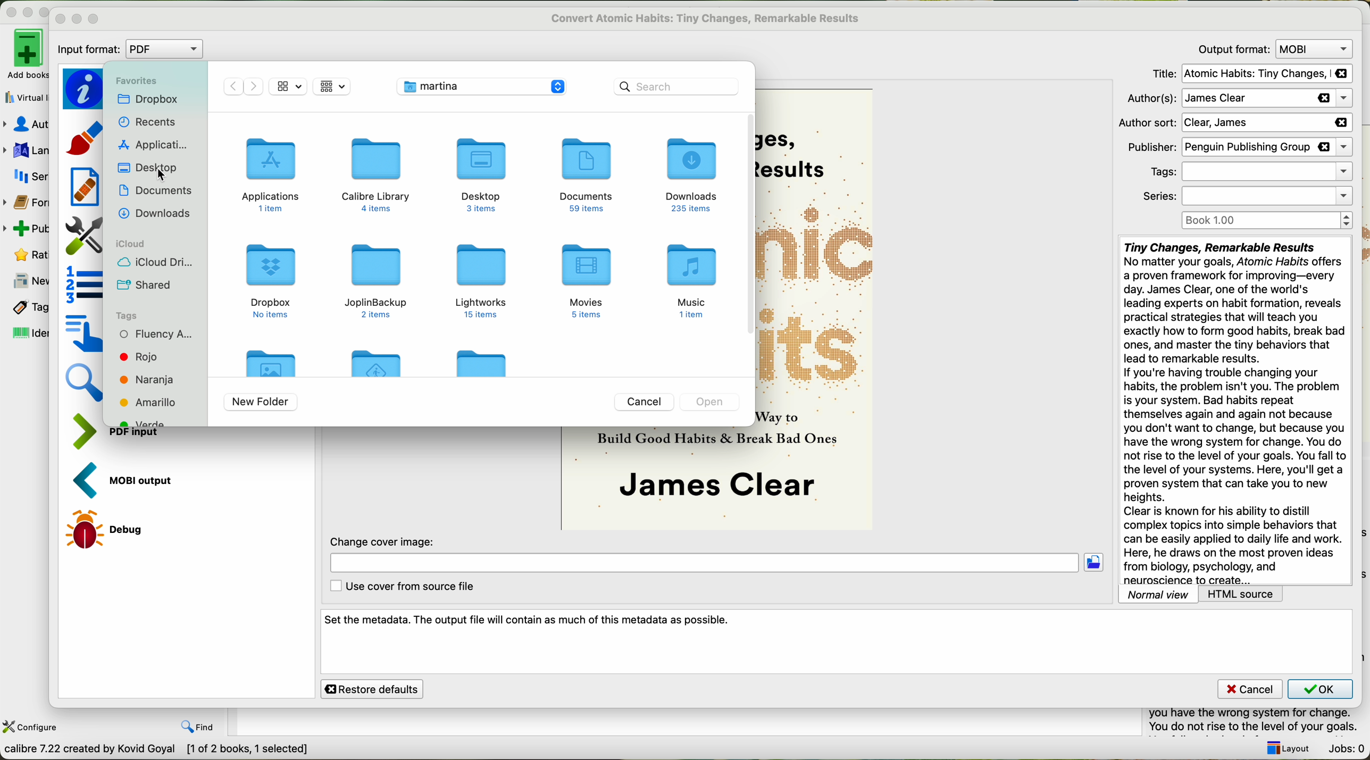  Describe the element at coordinates (86, 137) in the screenshot. I see `look and feel` at that location.